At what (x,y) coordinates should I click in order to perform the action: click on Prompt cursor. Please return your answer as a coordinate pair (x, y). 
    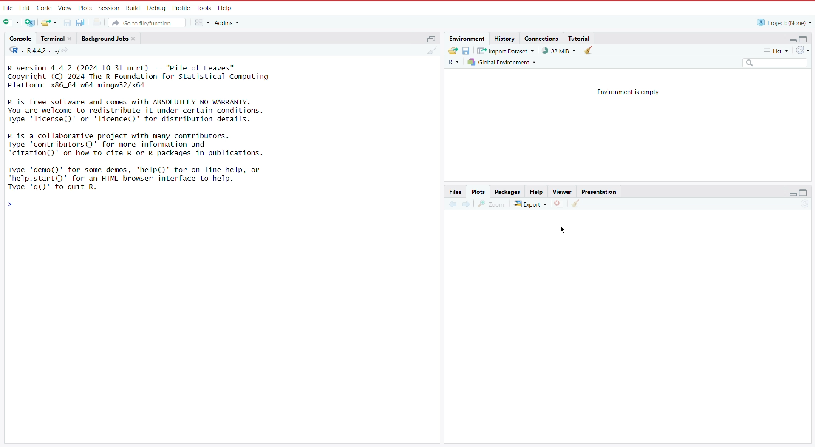
    Looking at the image, I should click on (17, 207).